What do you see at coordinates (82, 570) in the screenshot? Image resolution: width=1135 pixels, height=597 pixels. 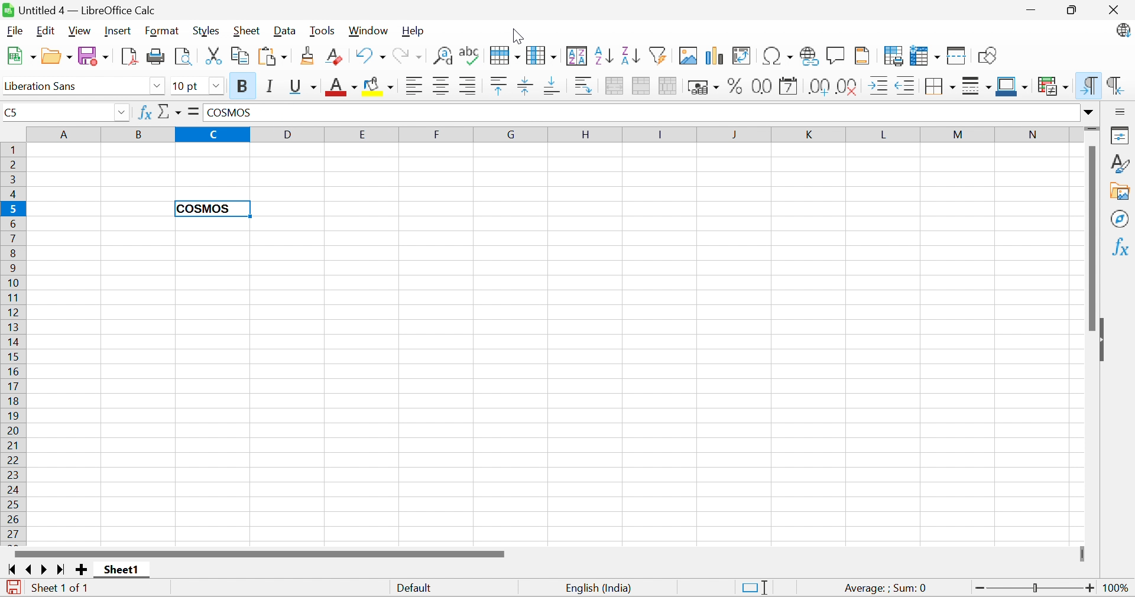 I see `Add New Sheet` at bounding box center [82, 570].